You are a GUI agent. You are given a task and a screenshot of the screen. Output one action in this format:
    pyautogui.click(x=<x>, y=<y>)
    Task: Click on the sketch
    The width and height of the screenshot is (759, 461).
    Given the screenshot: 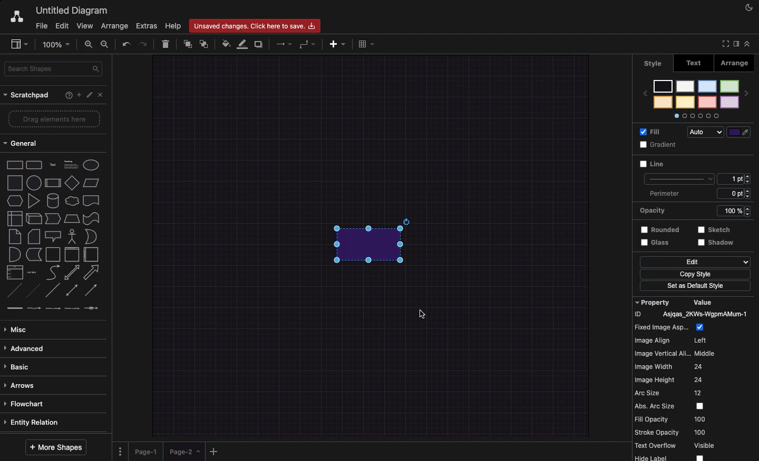 What is the action you would take?
    pyautogui.click(x=715, y=229)
    